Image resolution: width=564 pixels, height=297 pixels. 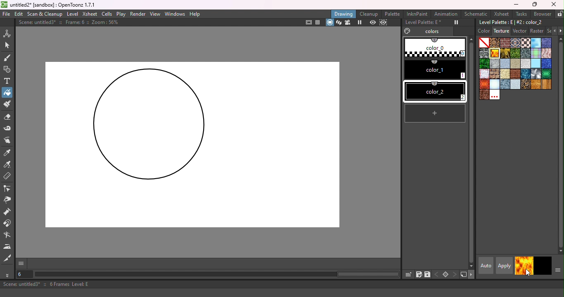 What do you see at coordinates (7, 259) in the screenshot?
I see `Cutter tool` at bounding box center [7, 259].